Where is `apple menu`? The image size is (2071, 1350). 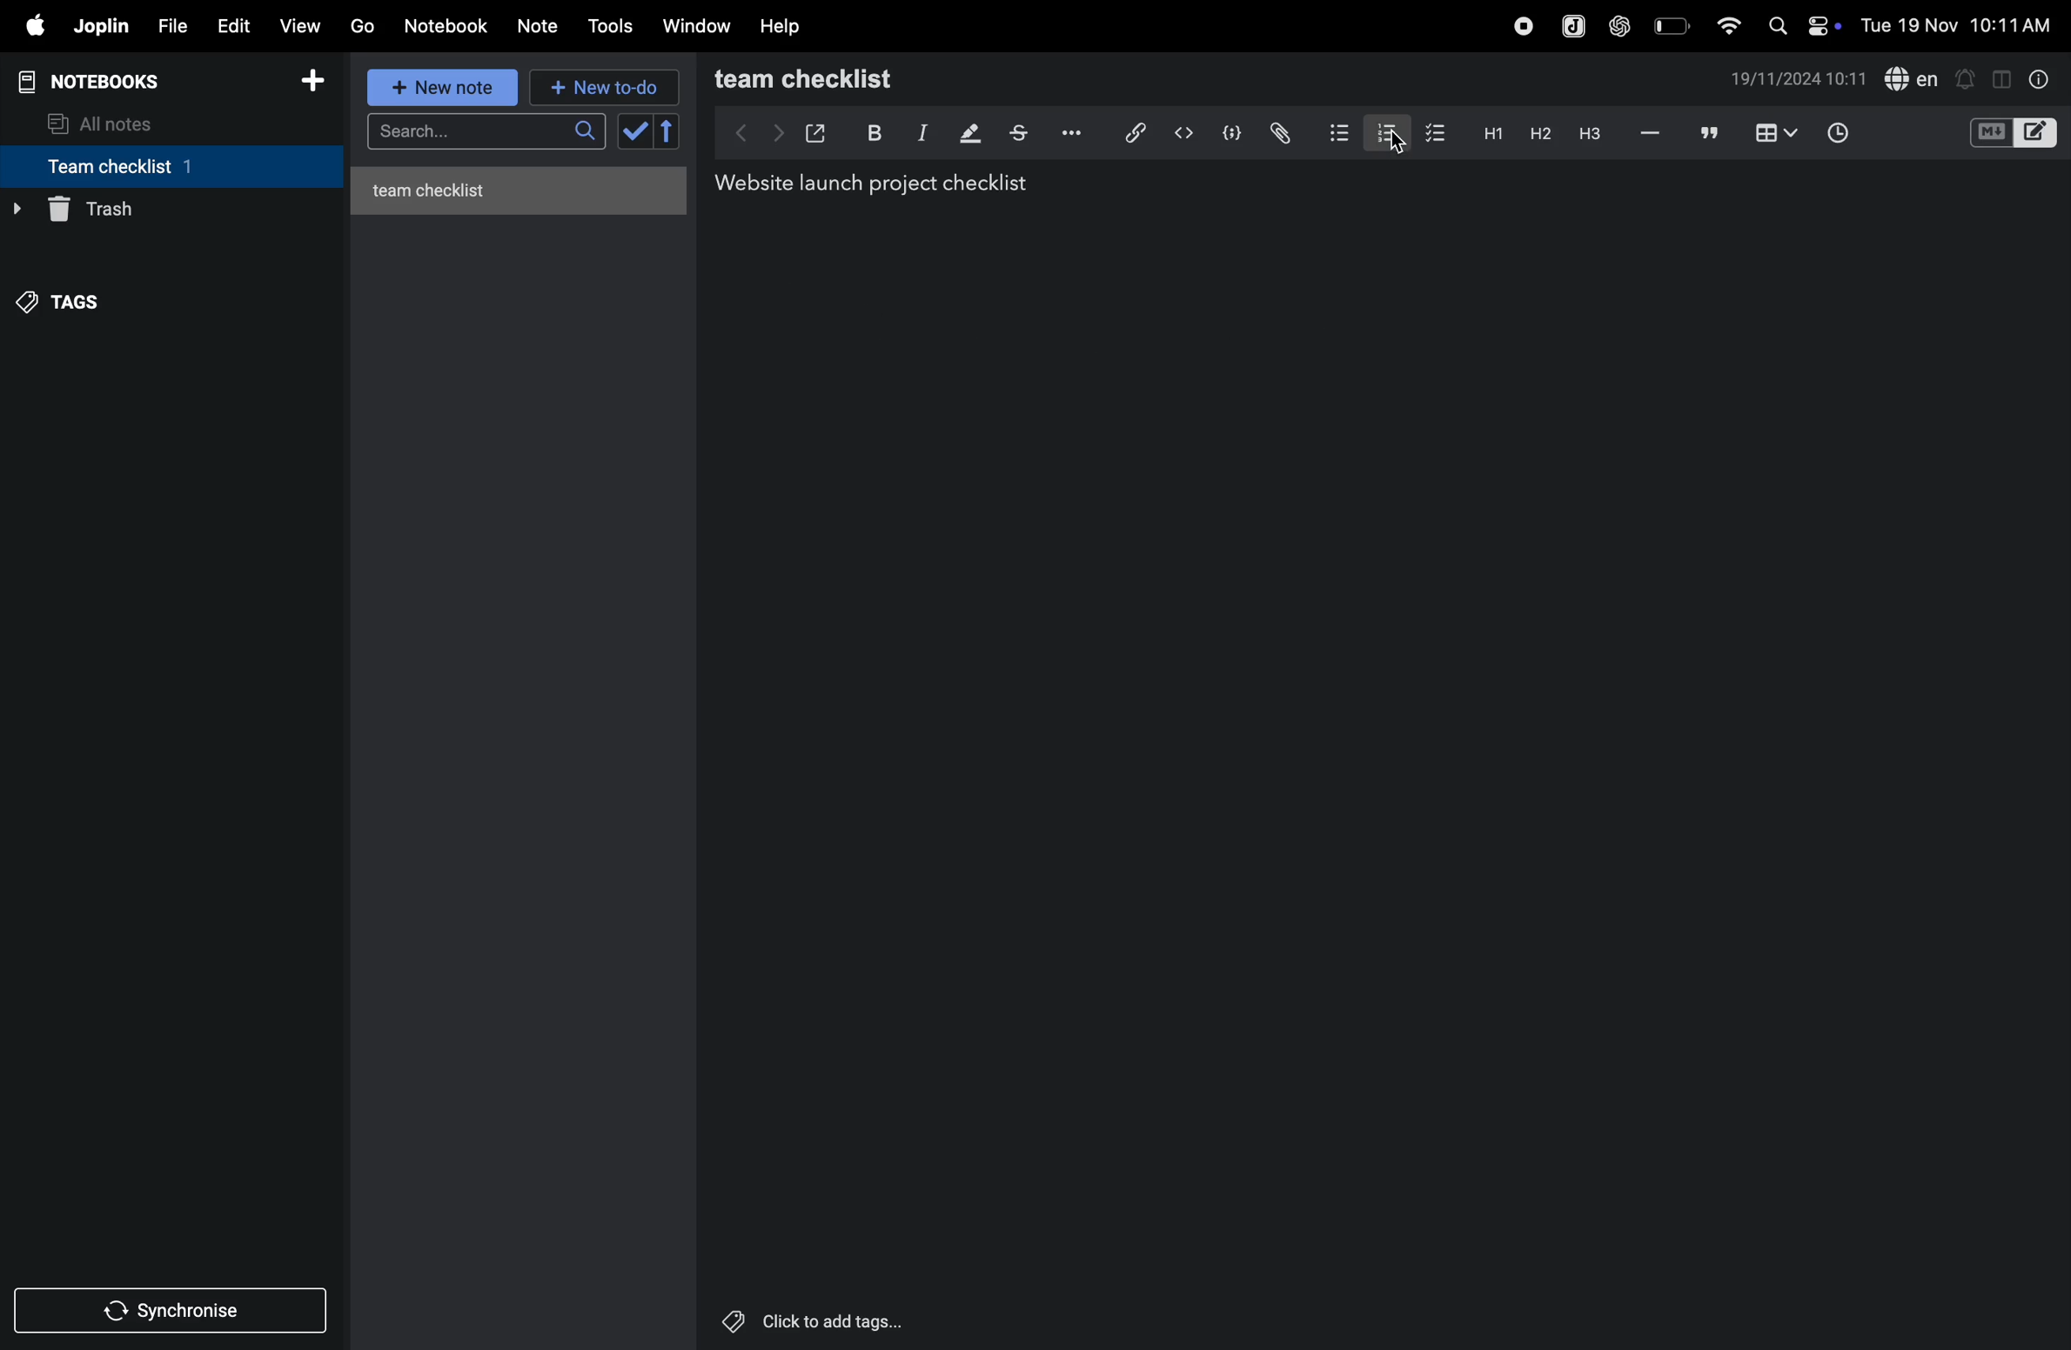
apple menu is located at coordinates (34, 27).